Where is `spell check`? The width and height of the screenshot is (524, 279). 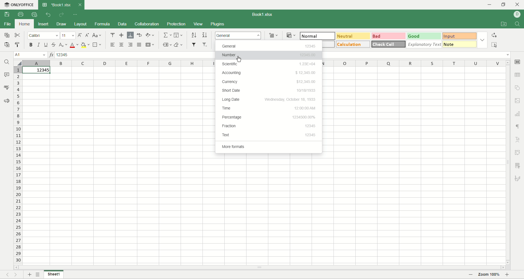 spell check is located at coordinates (6, 87).